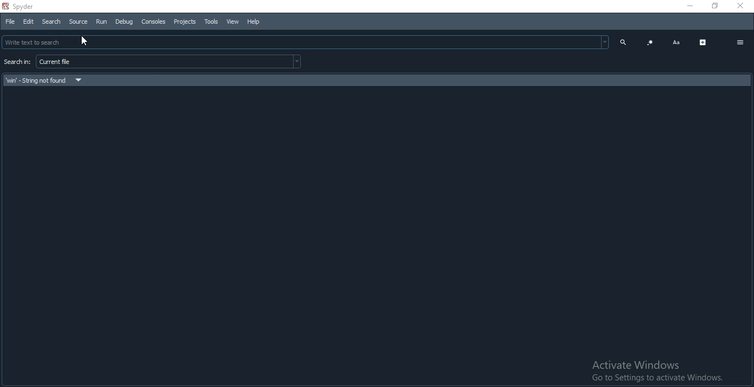 The image size is (754, 387). Describe the element at coordinates (169, 61) in the screenshot. I see `current file` at that location.